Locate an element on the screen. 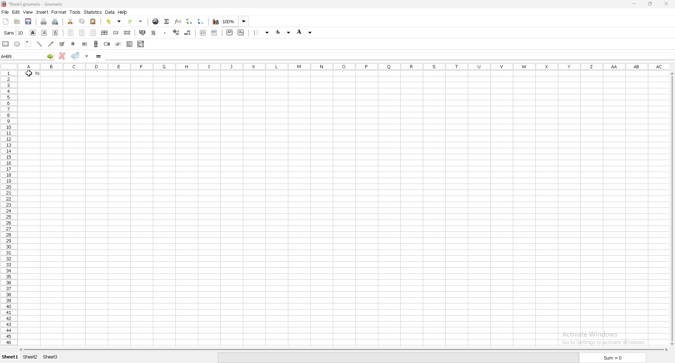 Image resolution: width=675 pixels, height=363 pixels. minimize is located at coordinates (634, 4).